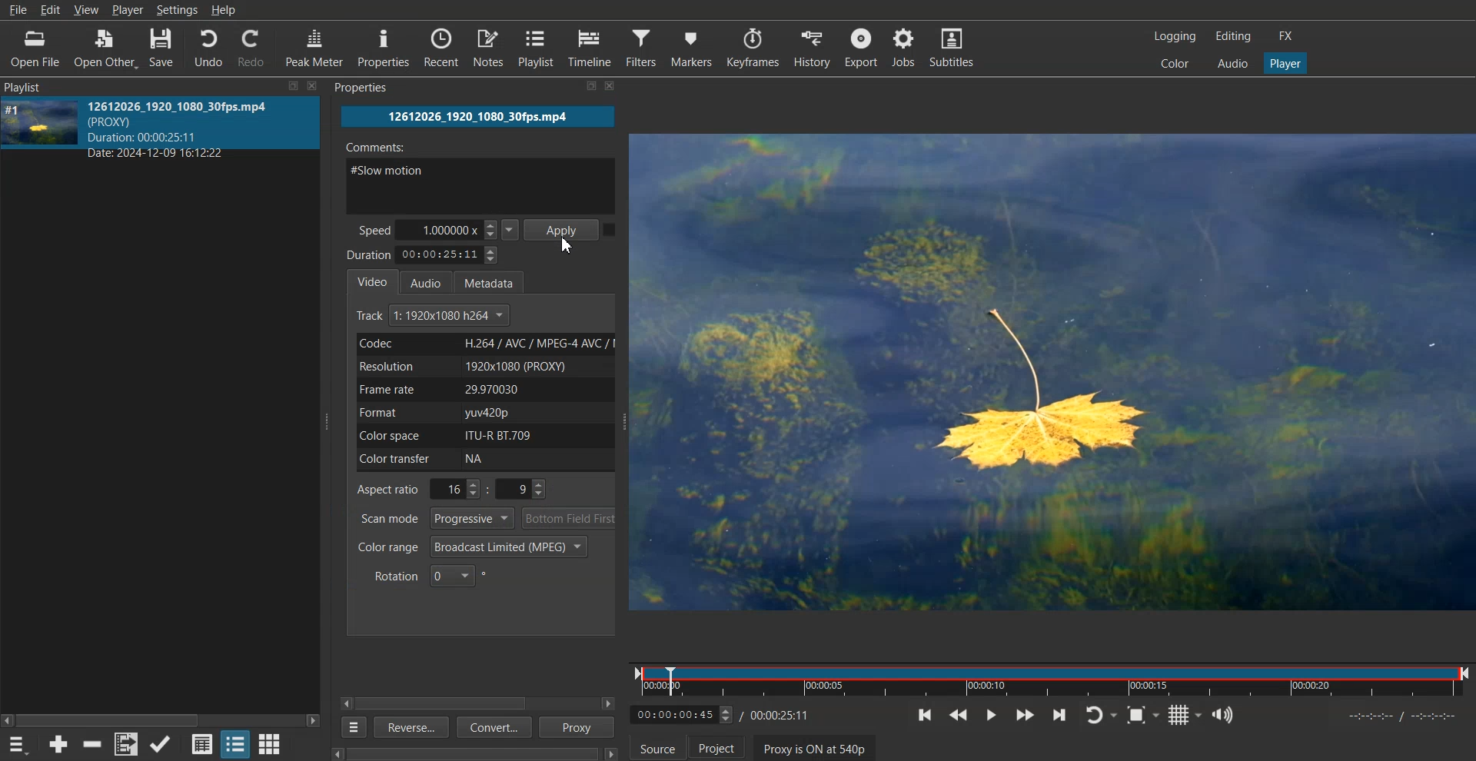 The image size is (1476, 761). I want to click on Timeline, so click(1051, 678).